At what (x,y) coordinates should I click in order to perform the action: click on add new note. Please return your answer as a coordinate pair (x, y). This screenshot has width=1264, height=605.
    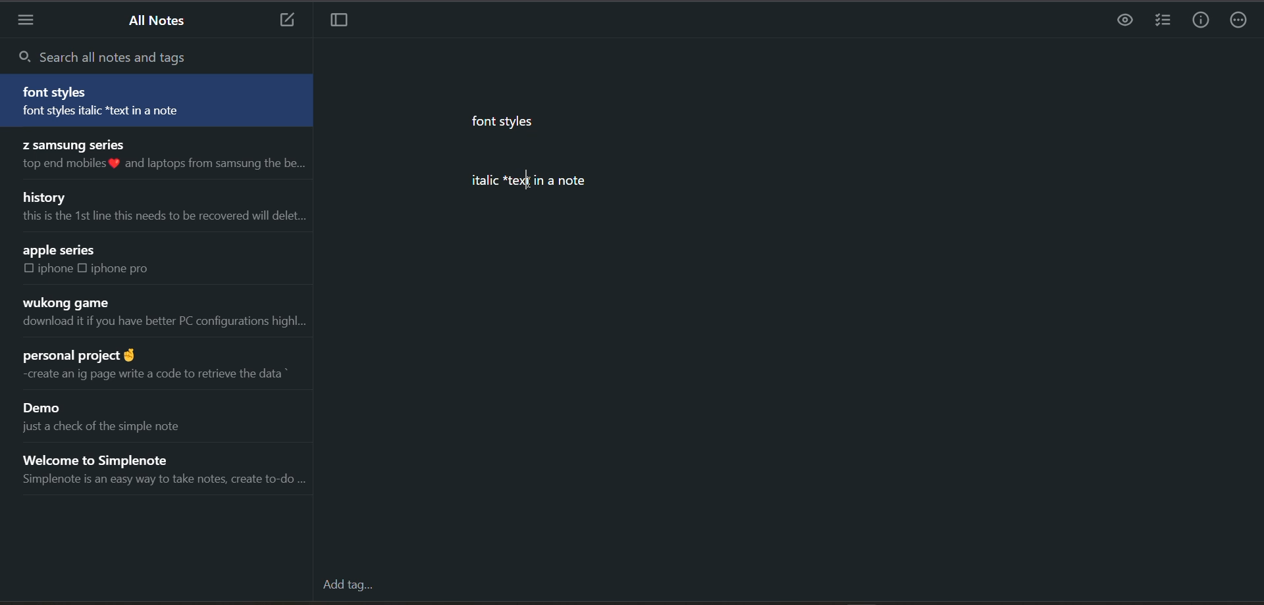
    Looking at the image, I should click on (285, 21).